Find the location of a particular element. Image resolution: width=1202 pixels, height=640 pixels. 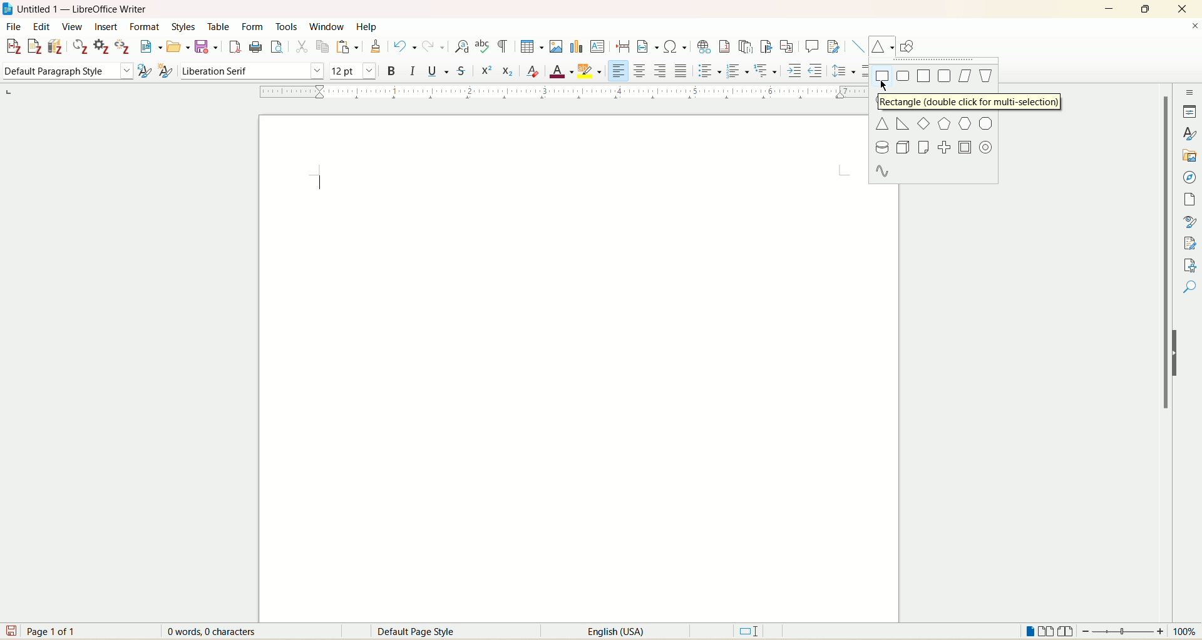

square is located at coordinates (925, 76).